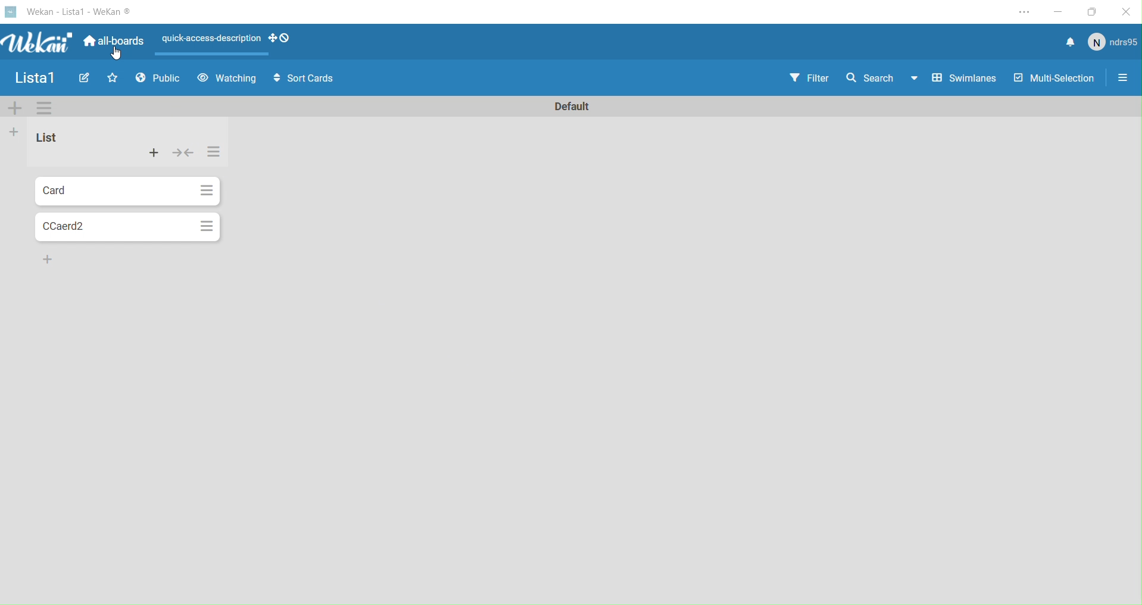  I want to click on User, so click(1112, 43).